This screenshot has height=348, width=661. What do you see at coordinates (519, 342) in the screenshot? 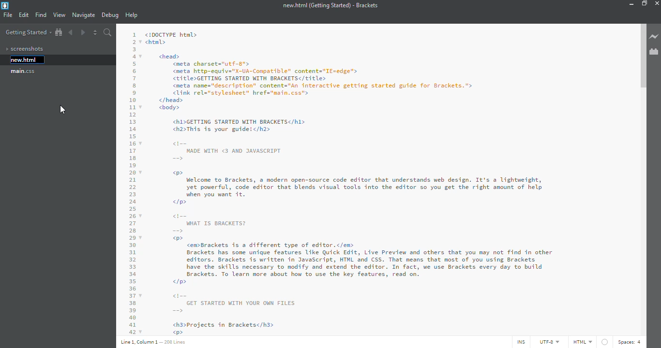
I see `ins` at bounding box center [519, 342].